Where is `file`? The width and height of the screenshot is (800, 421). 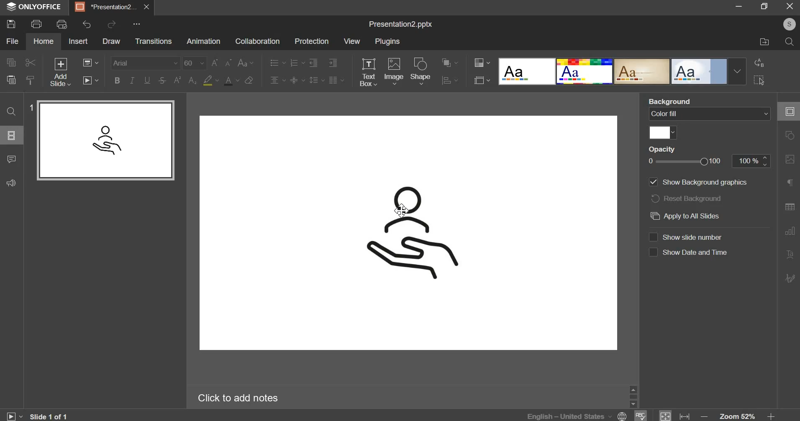
file is located at coordinates (13, 41).